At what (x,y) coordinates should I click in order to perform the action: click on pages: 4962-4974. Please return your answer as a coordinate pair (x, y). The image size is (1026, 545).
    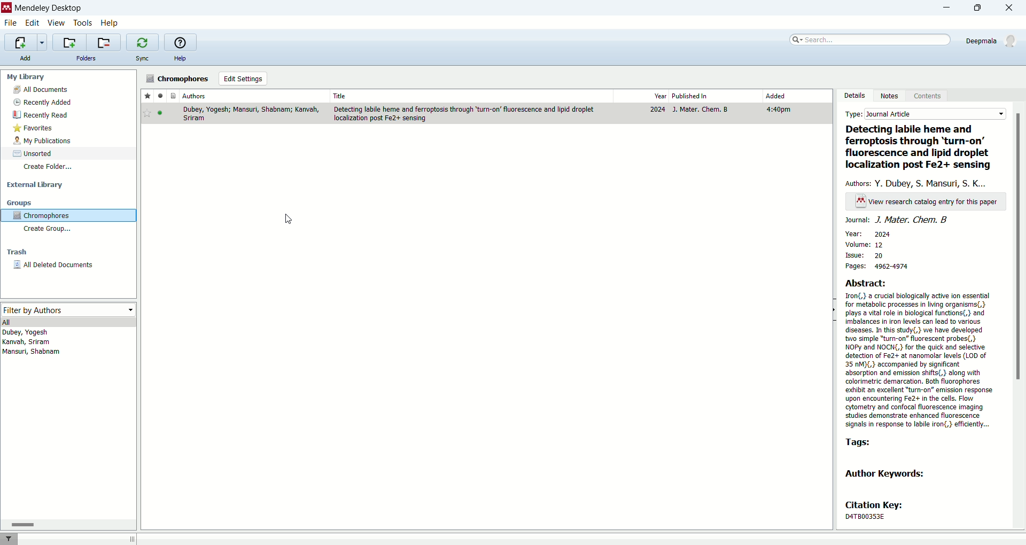
    Looking at the image, I should click on (885, 266).